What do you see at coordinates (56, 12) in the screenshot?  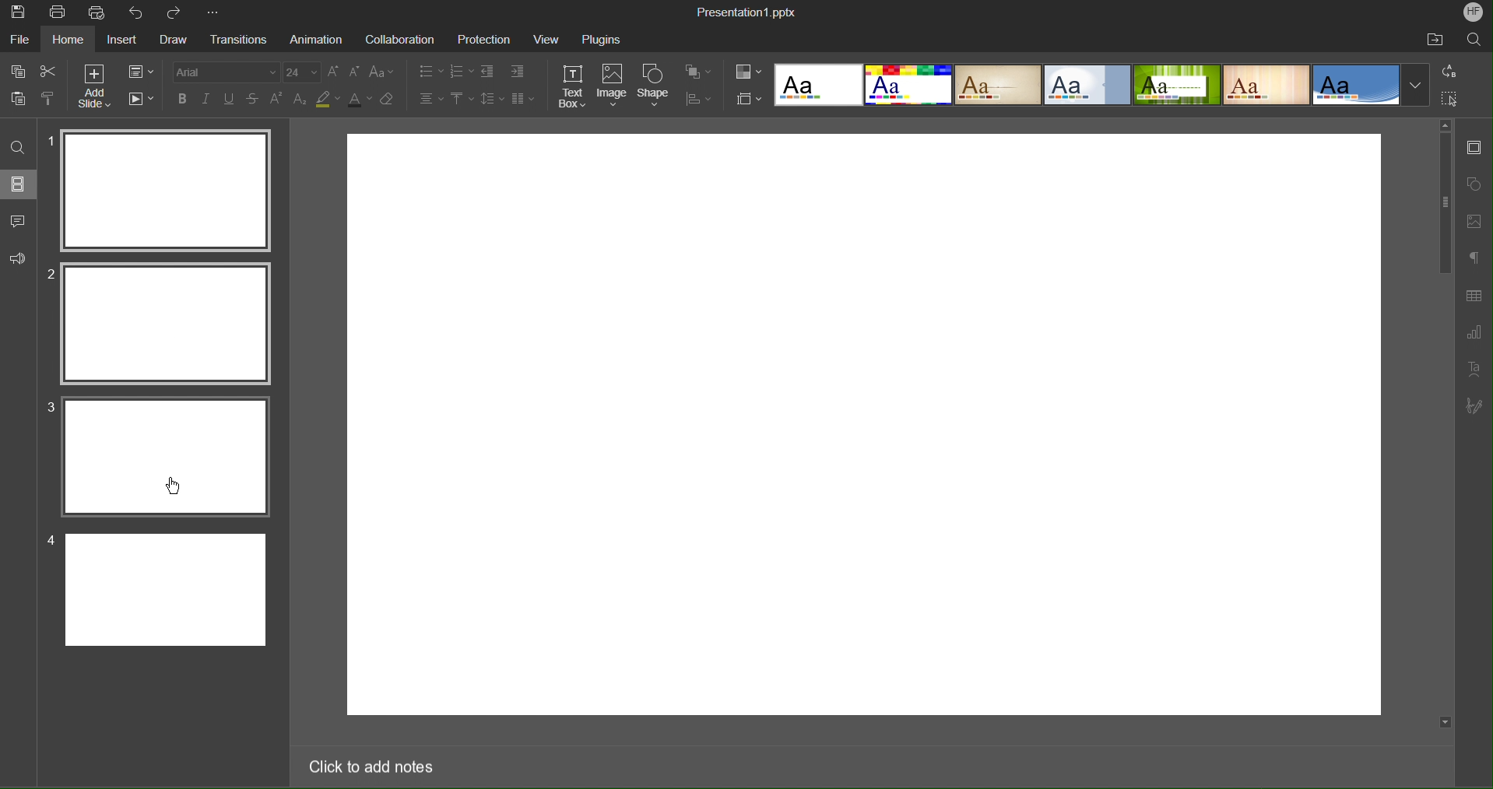 I see `Print` at bounding box center [56, 12].